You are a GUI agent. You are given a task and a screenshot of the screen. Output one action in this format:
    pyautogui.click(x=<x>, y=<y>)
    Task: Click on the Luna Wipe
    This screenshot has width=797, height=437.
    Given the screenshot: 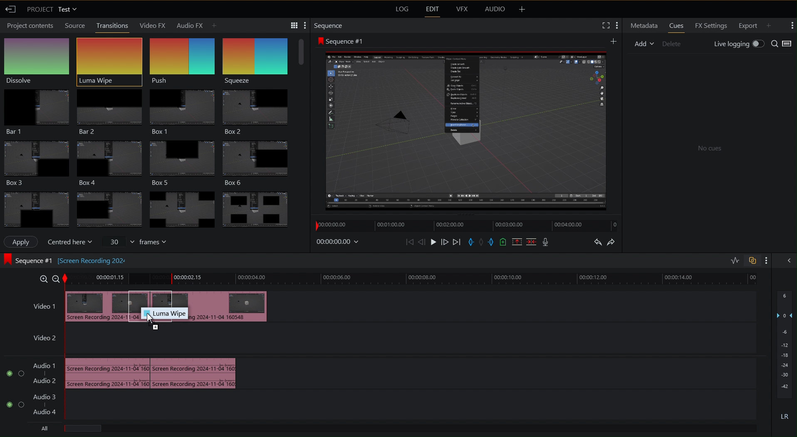 What is the action you would take?
    pyautogui.click(x=109, y=58)
    